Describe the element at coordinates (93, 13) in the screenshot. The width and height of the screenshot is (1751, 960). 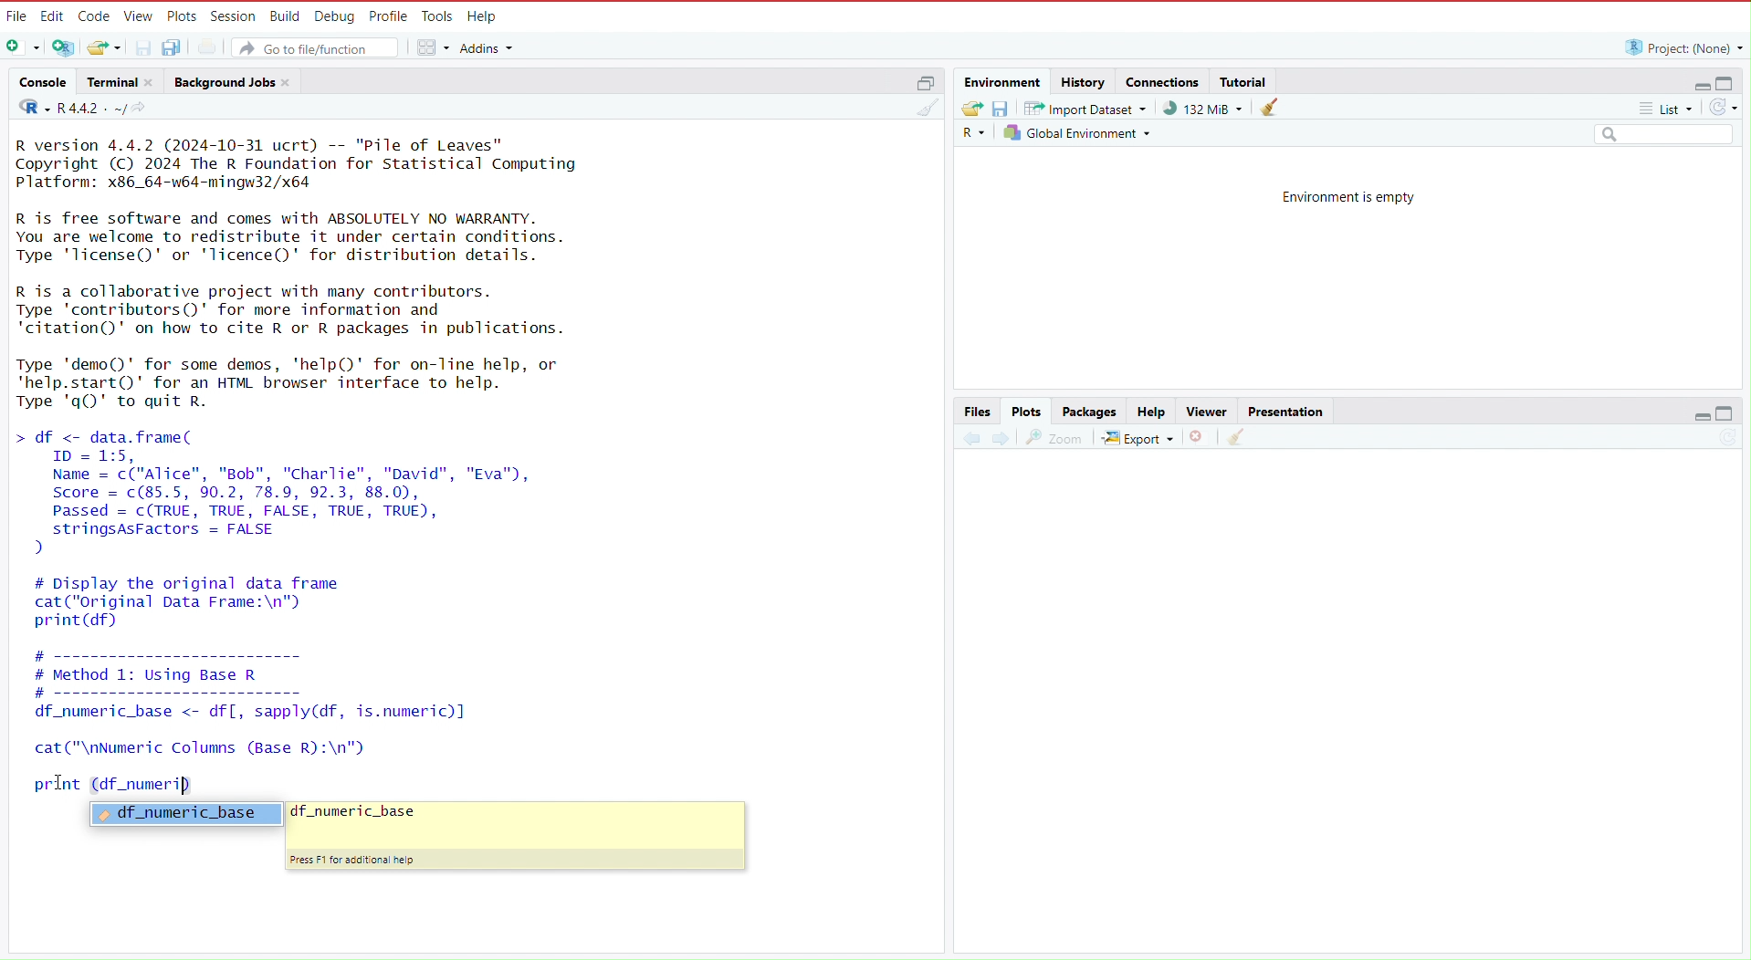
I see `Code` at that location.